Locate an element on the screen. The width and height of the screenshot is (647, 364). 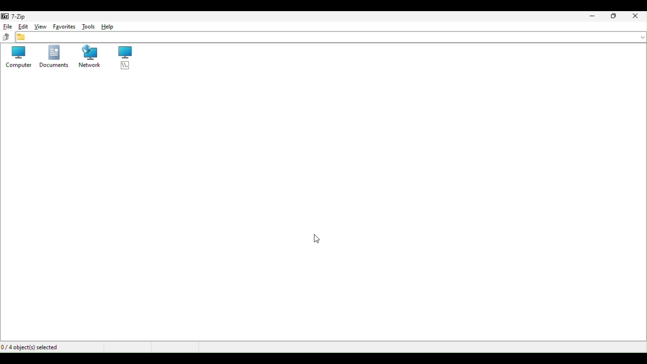
up is located at coordinates (7, 38).